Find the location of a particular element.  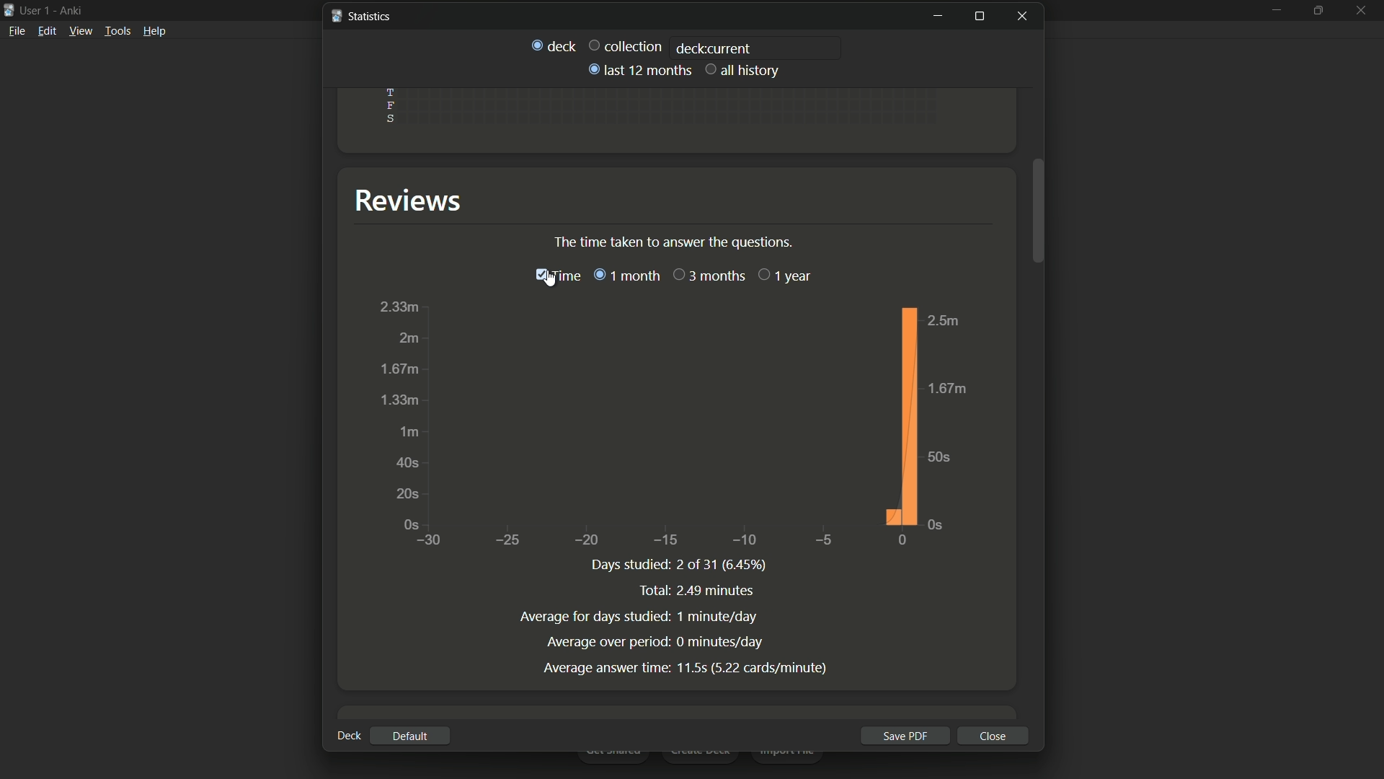

view menu is located at coordinates (81, 31).